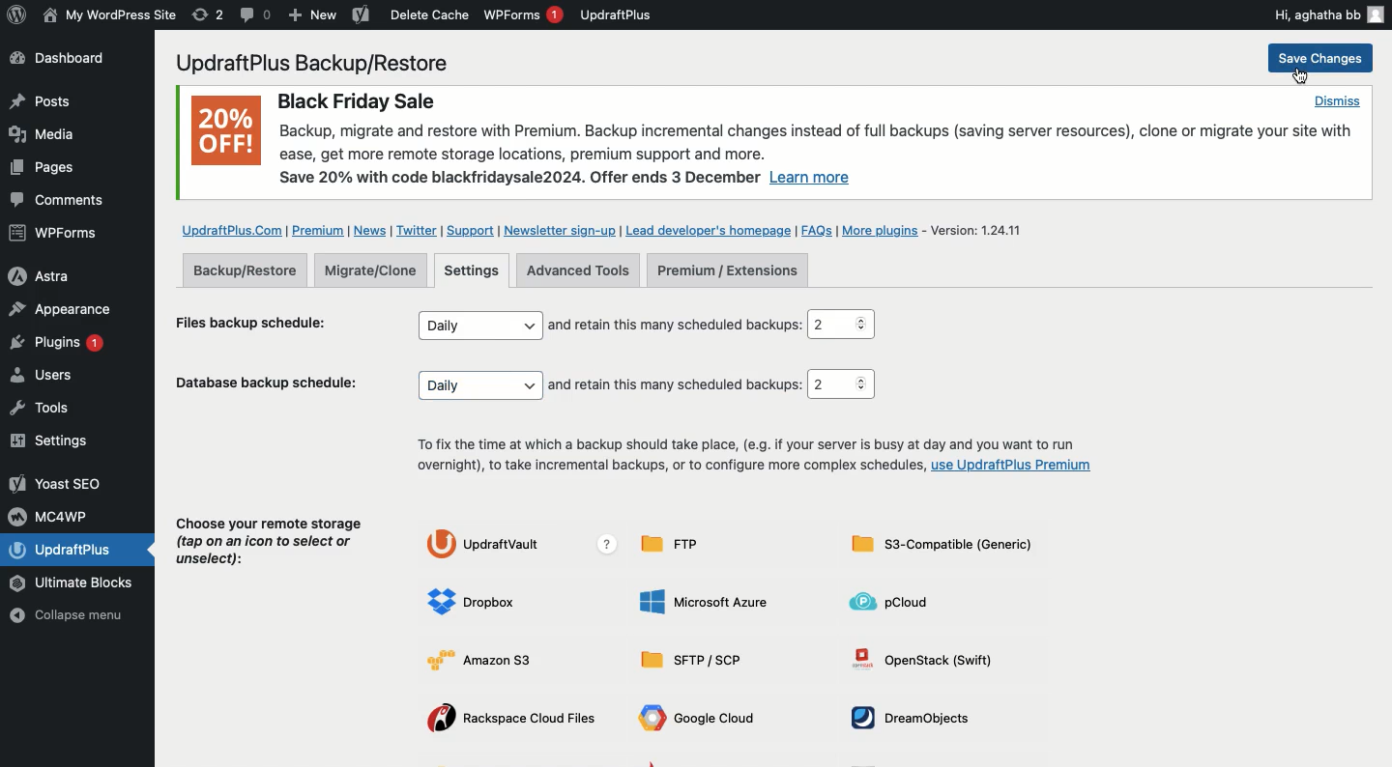 The width and height of the screenshot is (1392, 767). What do you see at coordinates (578, 270) in the screenshot?
I see `Advanced tools` at bounding box center [578, 270].